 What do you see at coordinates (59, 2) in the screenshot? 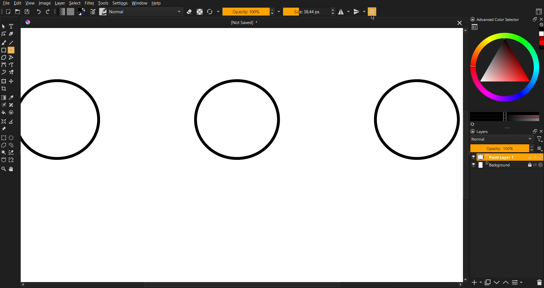
I see `Layer` at bounding box center [59, 2].